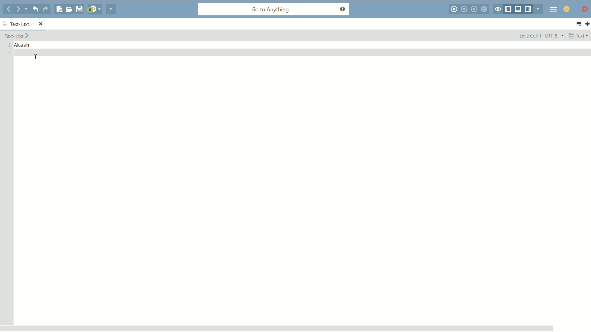 This screenshot has width=591, height=332. Describe the element at coordinates (497, 9) in the screenshot. I see `toggle focus mode` at that location.